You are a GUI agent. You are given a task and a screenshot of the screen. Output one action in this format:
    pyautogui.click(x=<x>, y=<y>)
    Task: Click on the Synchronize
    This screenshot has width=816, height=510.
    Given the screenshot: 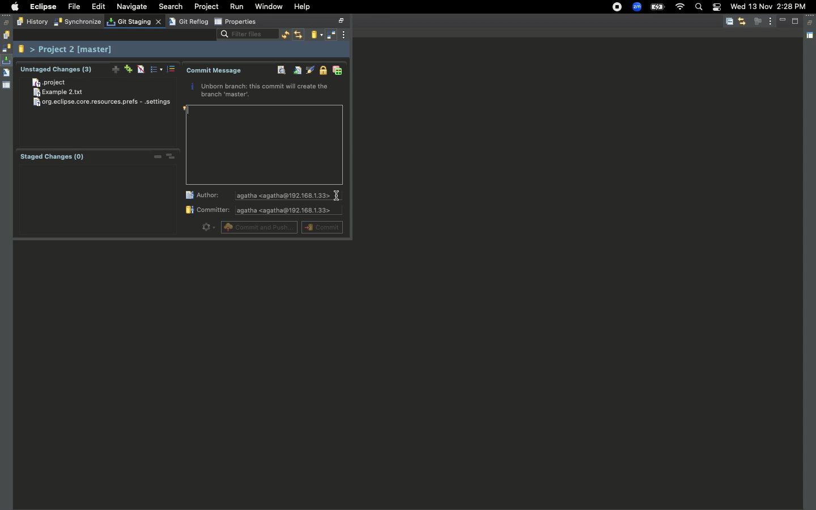 What is the action you would take?
    pyautogui.click(x=6, y=48)
    